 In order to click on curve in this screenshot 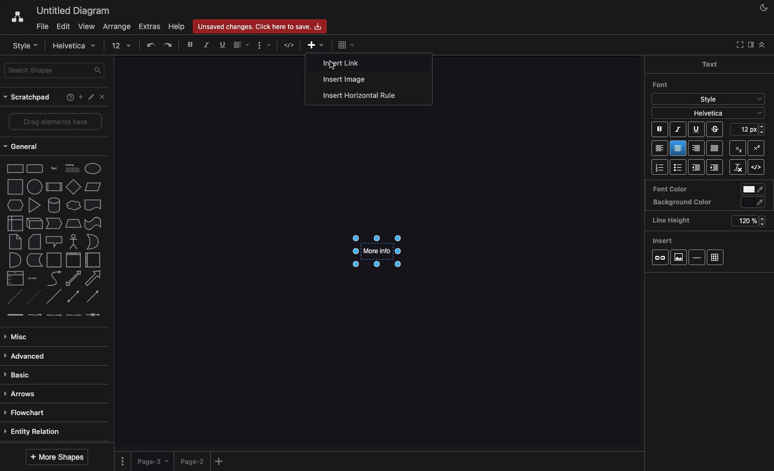, I will do `click(54, 277)`.